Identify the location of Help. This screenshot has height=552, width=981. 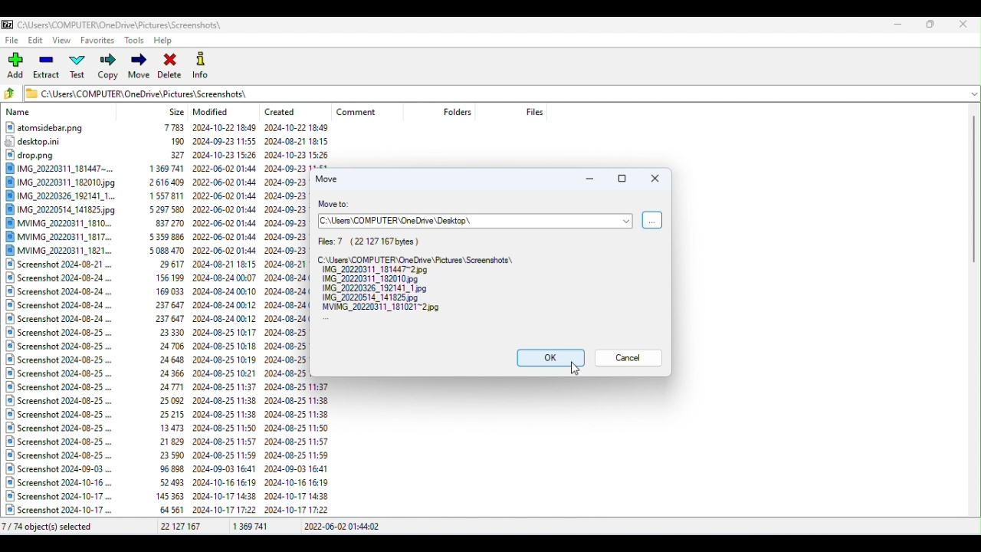
(167, 39).